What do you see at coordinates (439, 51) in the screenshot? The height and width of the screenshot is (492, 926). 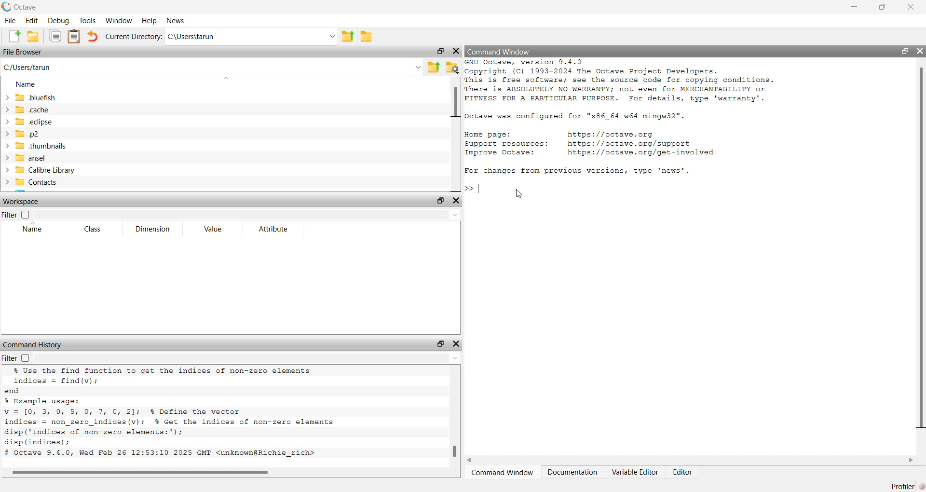 I see `restore down` at bounding box center [439, 51].